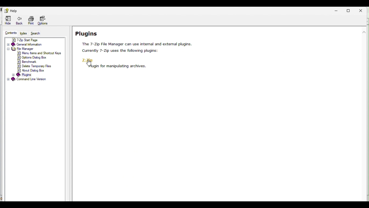 The height and width of the screenshot is (208, 369). I want to click on plugin, so click(117, 66).